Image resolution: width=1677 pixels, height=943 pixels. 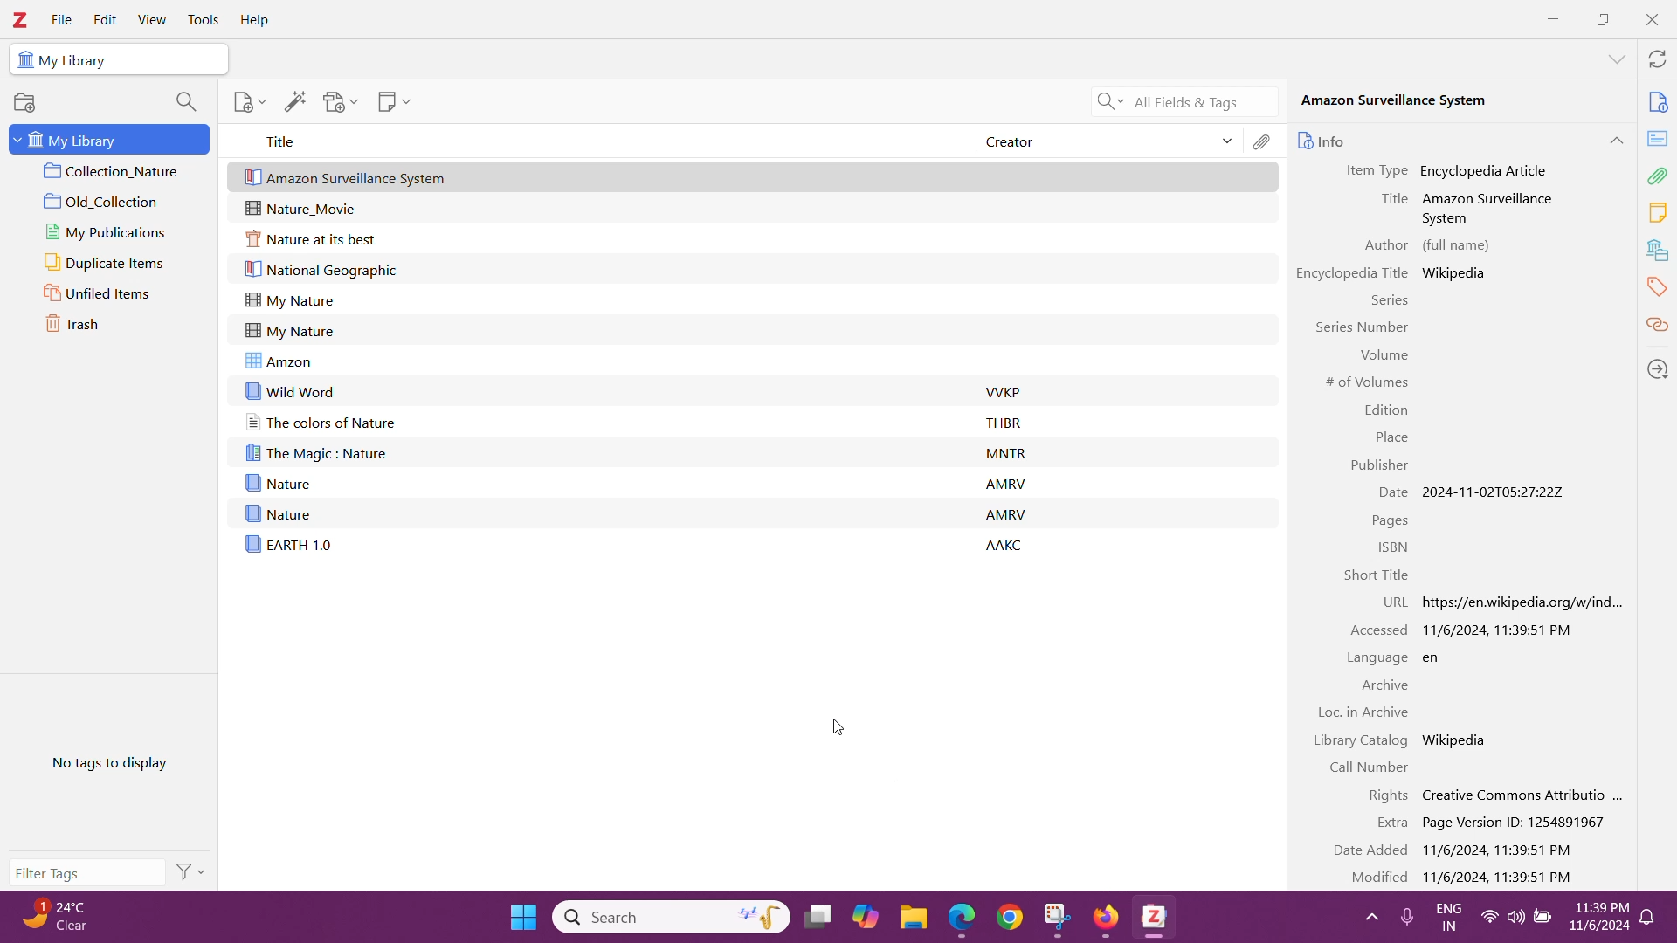 What do you see at coordinates (1375, 630) in the screenshot?
I see `Accessed` at bounding box center [1375, 630].